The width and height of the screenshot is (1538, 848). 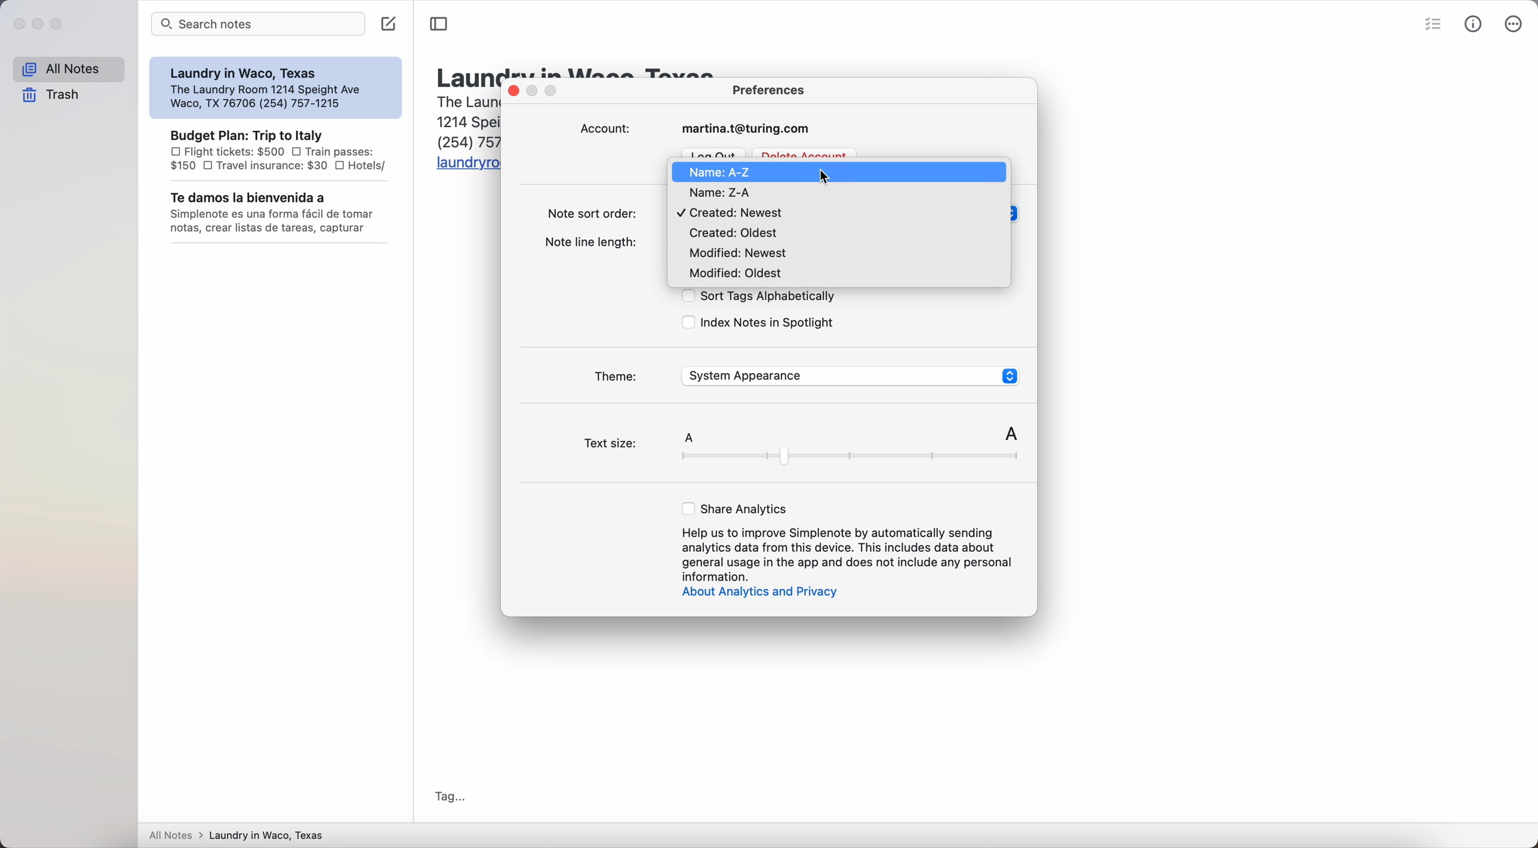 I want to click on Te damos la bienvenida a note, so click(x=278, y=213).